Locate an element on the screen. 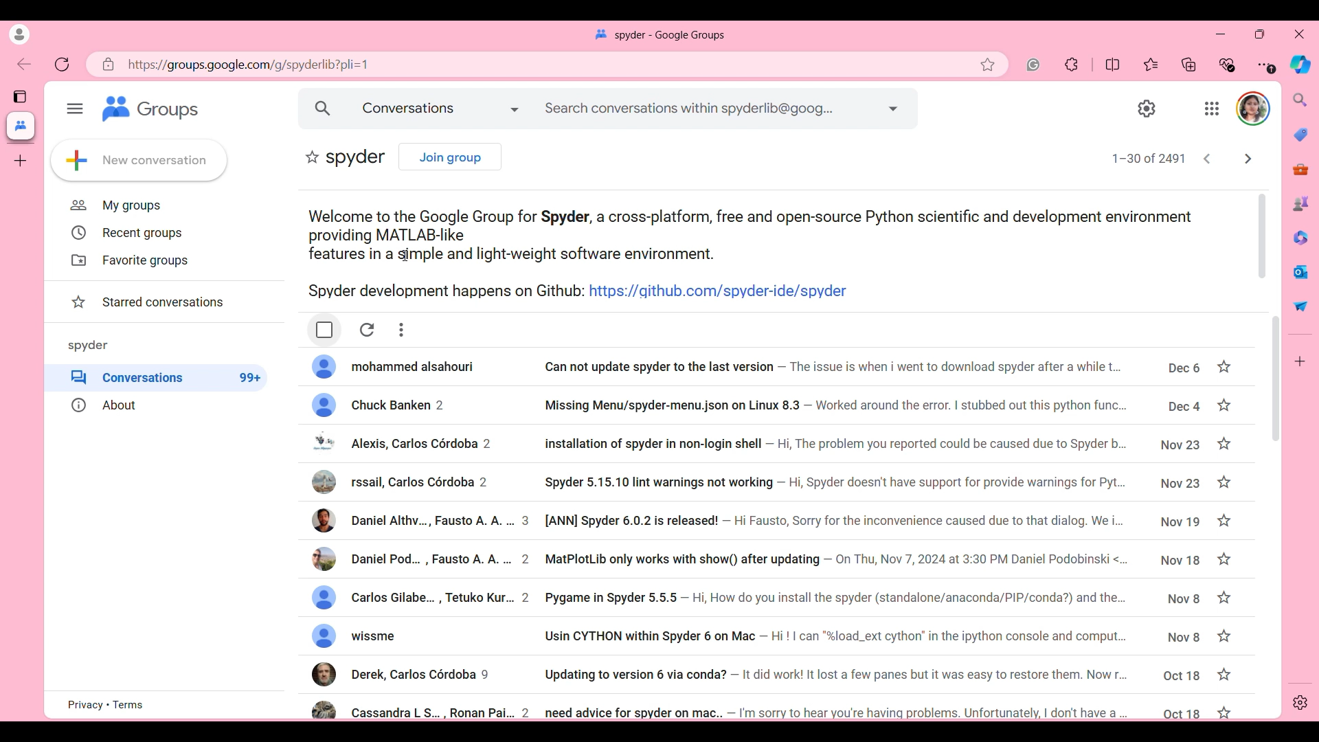 The width and height of the screenshot is (1319, 742). Go to previous is located at coordinates (23, 64).